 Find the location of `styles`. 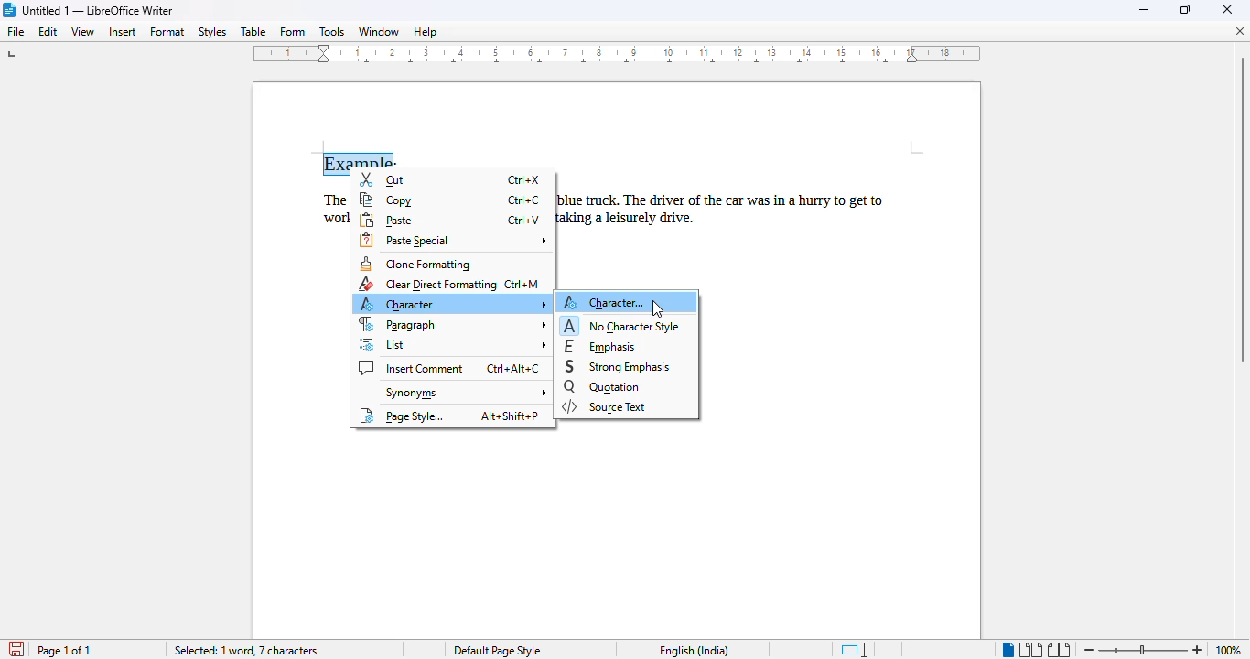

styles is located at coordinates (213, 32).